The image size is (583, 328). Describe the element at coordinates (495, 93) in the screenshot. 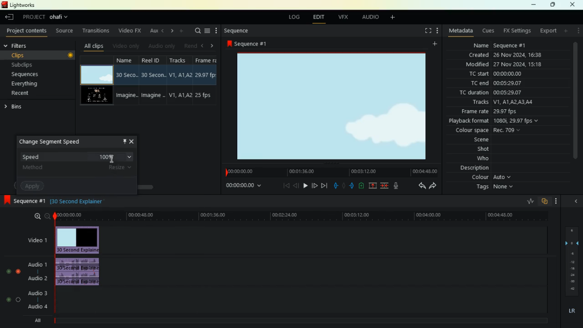

I see `tc duration` at that location.